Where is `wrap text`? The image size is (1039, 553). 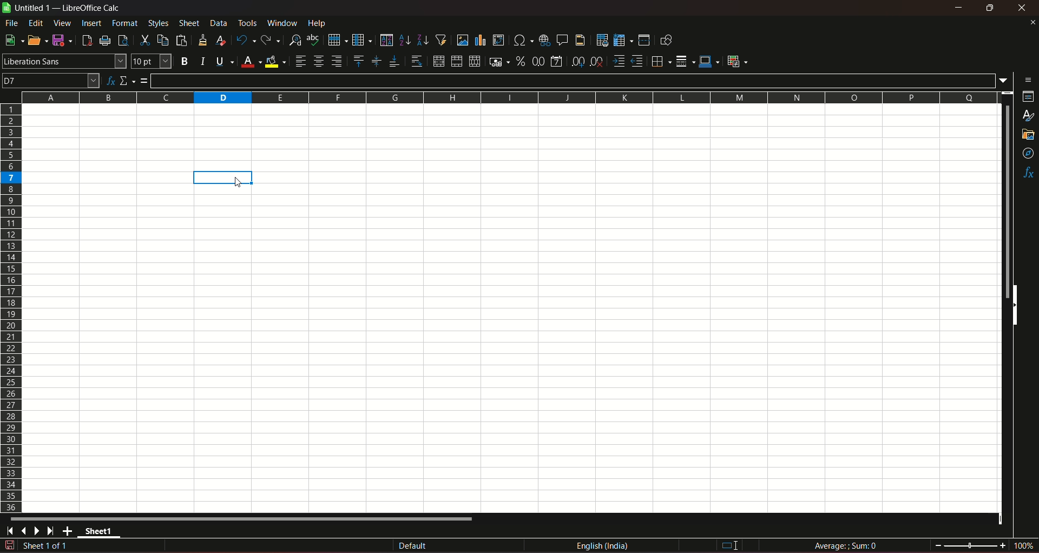
wrap text is located at coordinates (416, 62).